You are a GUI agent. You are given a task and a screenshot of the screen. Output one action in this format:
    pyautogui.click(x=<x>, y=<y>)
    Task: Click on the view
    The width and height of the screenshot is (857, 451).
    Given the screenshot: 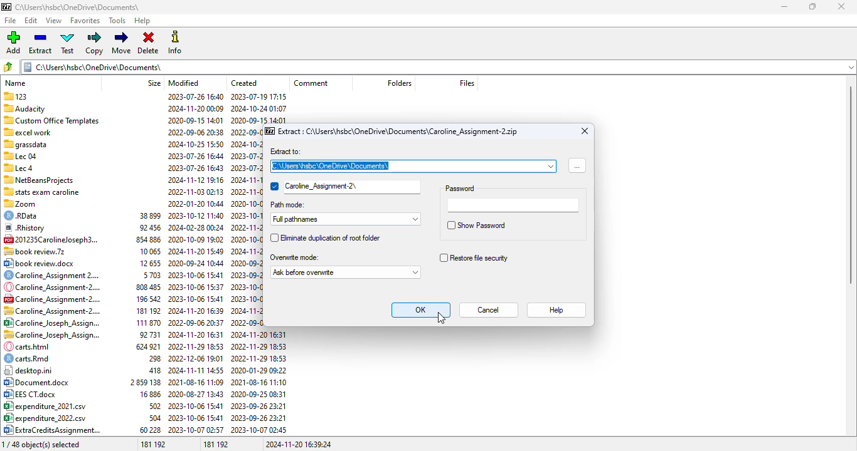 What is the action you would take?
    pyautogui.click(x=54, y=21)
    